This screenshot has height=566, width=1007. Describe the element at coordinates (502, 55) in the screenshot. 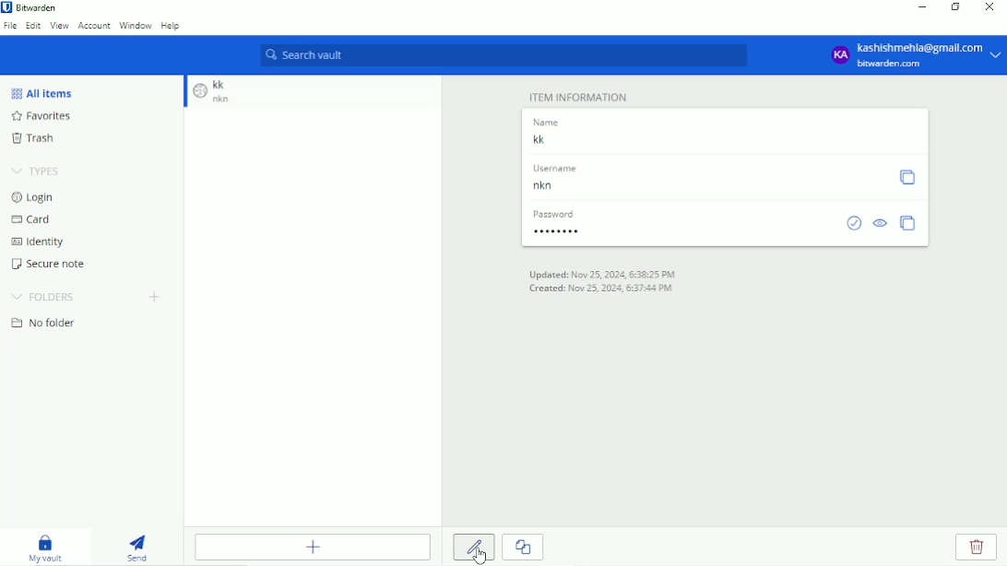

I see `Search vault` at that location.